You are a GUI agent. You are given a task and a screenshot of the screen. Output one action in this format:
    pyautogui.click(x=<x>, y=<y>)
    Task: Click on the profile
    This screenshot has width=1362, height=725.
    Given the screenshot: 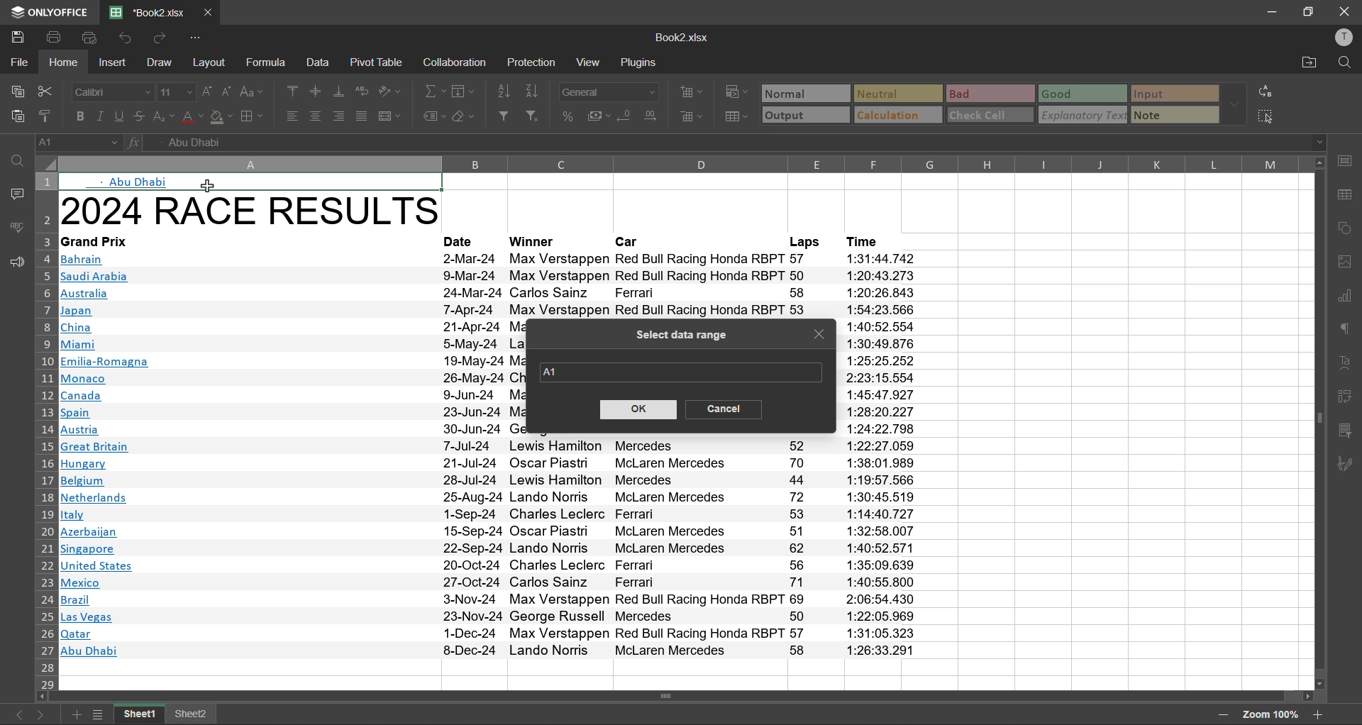 What is the action you would take?
    pyautogui.click(x=1342, y=37)
    